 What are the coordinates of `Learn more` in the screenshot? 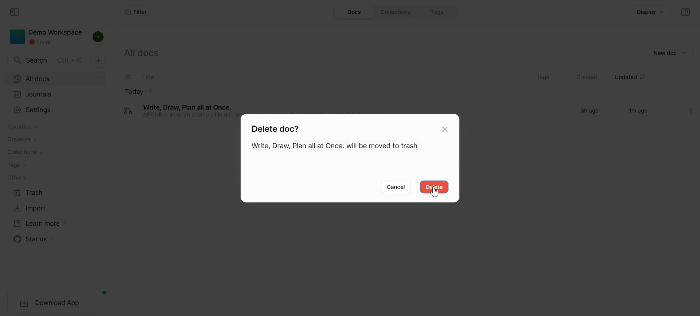 It's located at (48, 224).